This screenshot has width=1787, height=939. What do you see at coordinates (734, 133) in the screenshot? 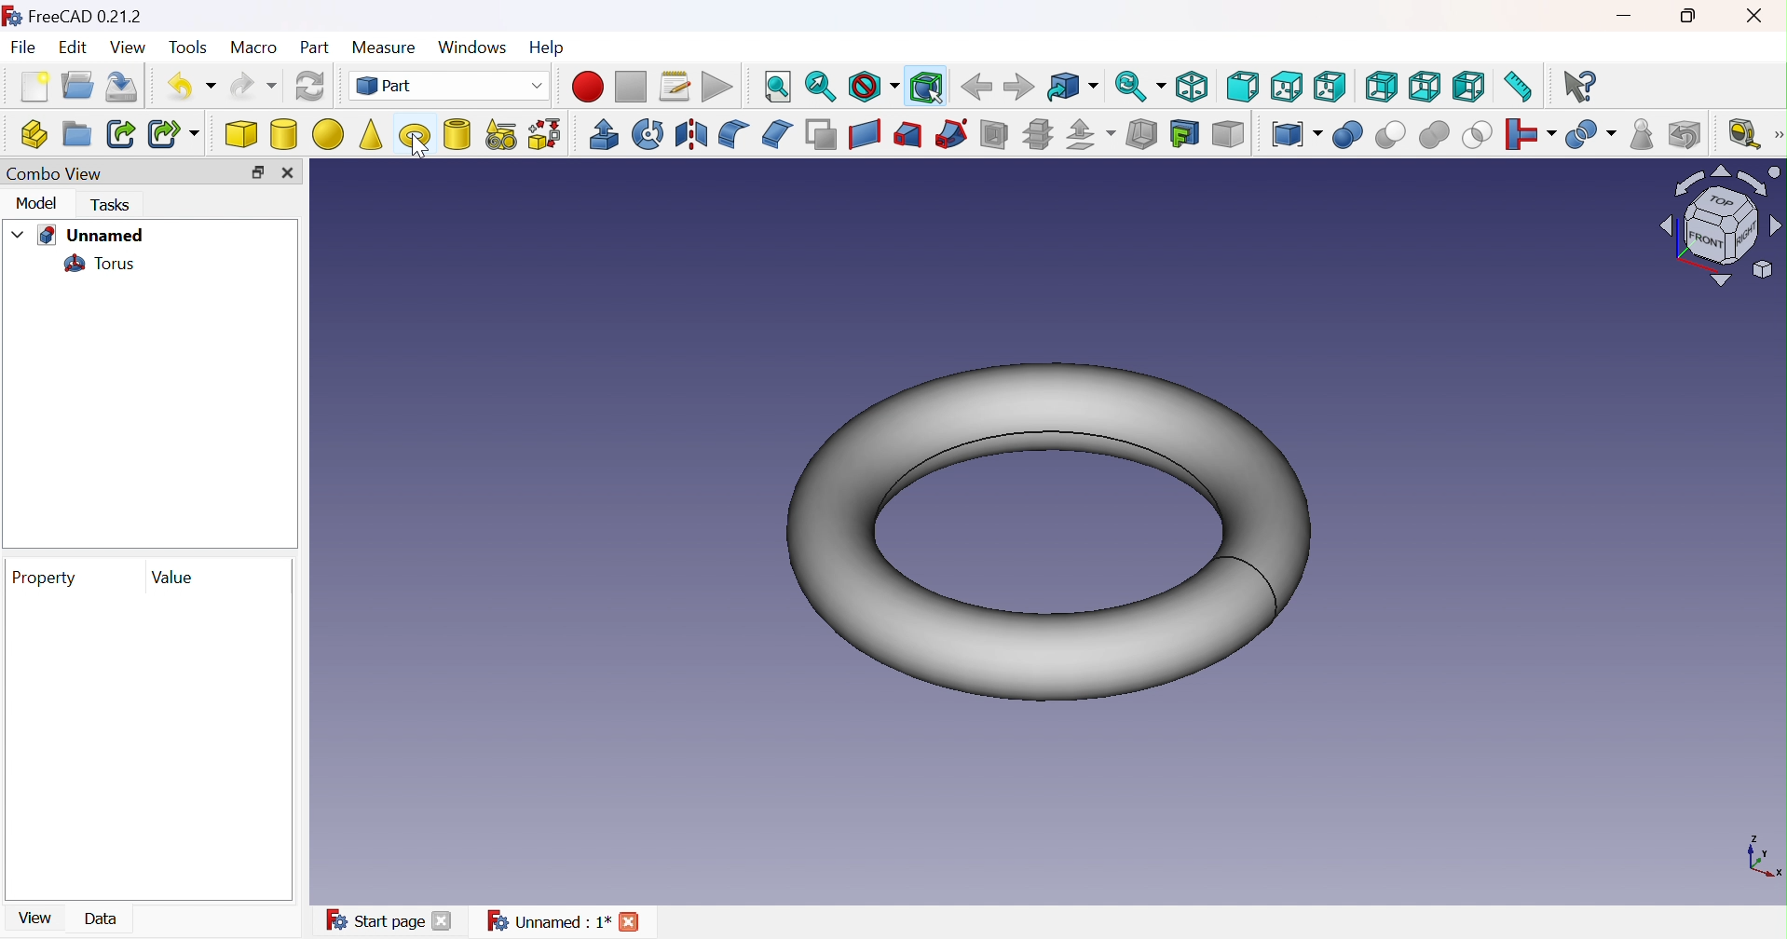
I see `Fillet` at bounding box center [734, 133].